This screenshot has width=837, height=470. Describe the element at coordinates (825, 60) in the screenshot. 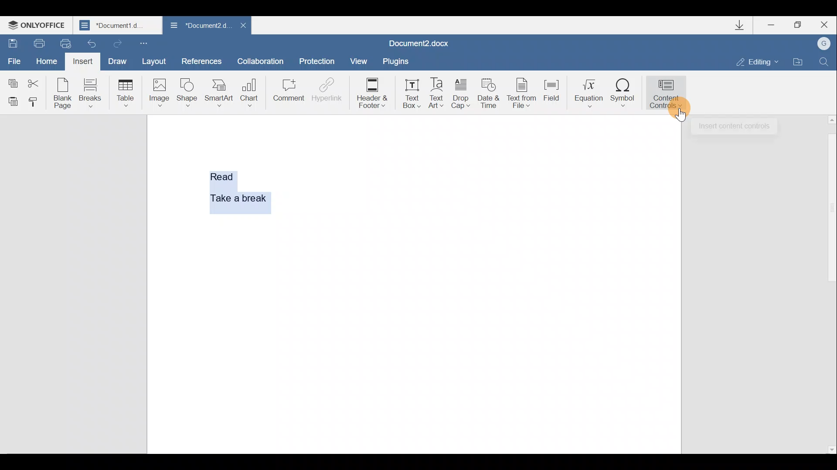

I see `Find` at that location.